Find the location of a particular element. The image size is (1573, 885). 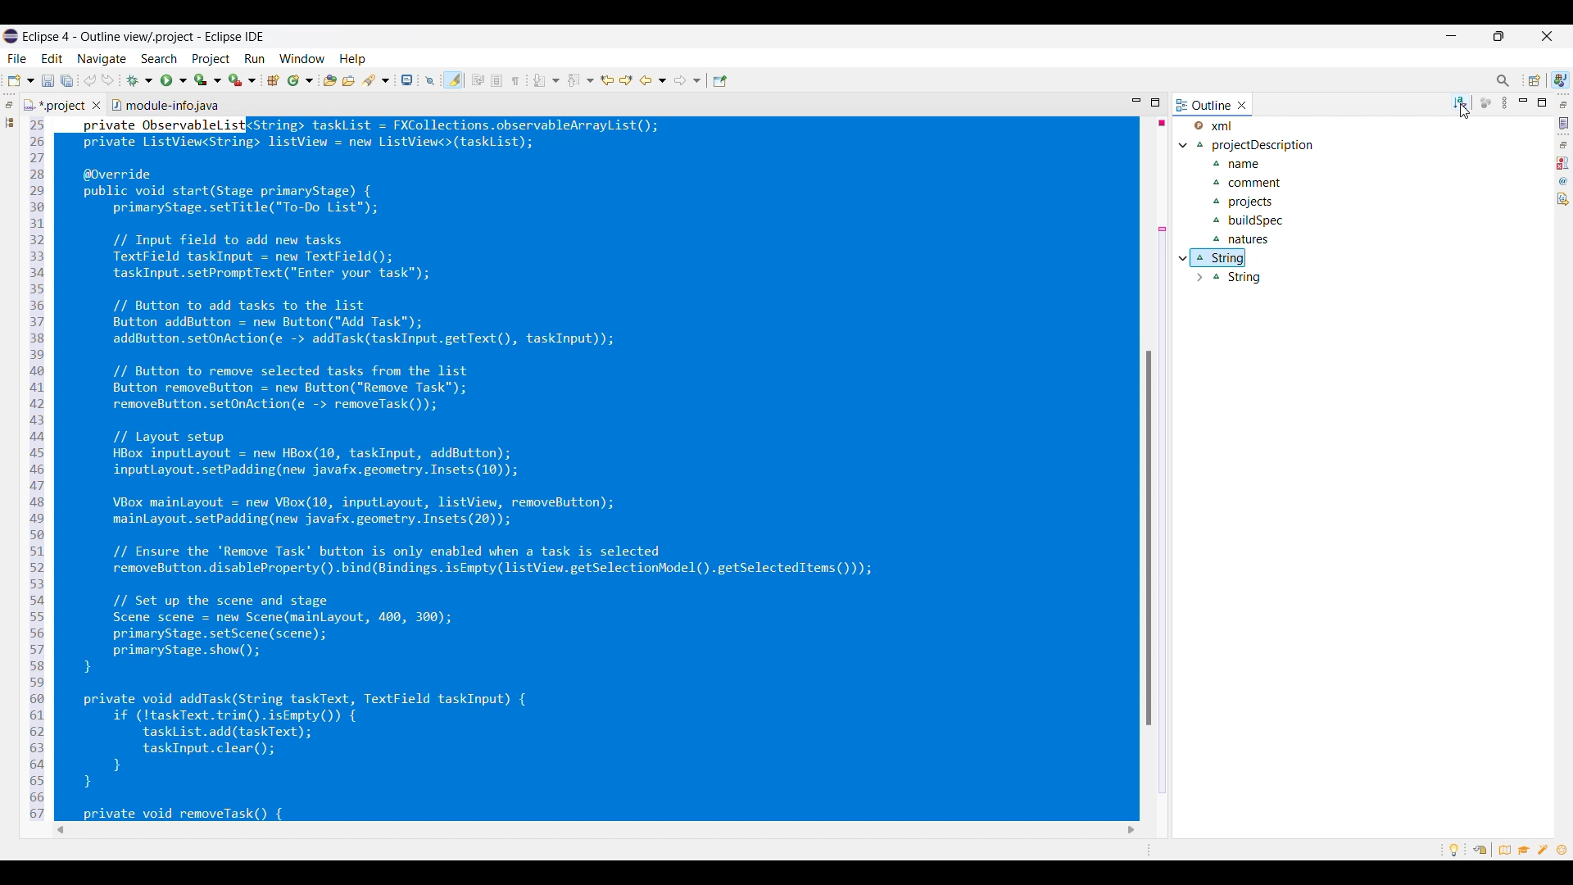

Minimize is located at coordinates (1523, 102).